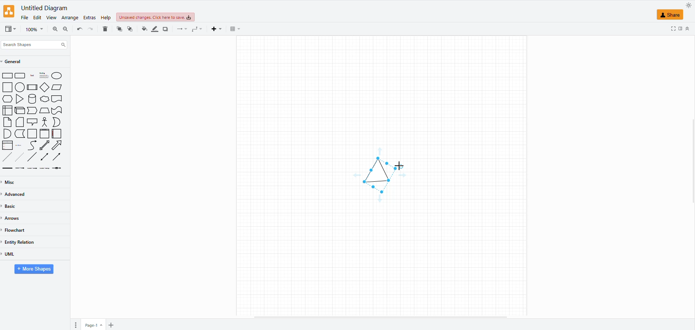 The height and width of the screenshot is (330, 695). Describe the element at coordinates (33, 87) in the screenshot. I see `Box with borders` at that location.